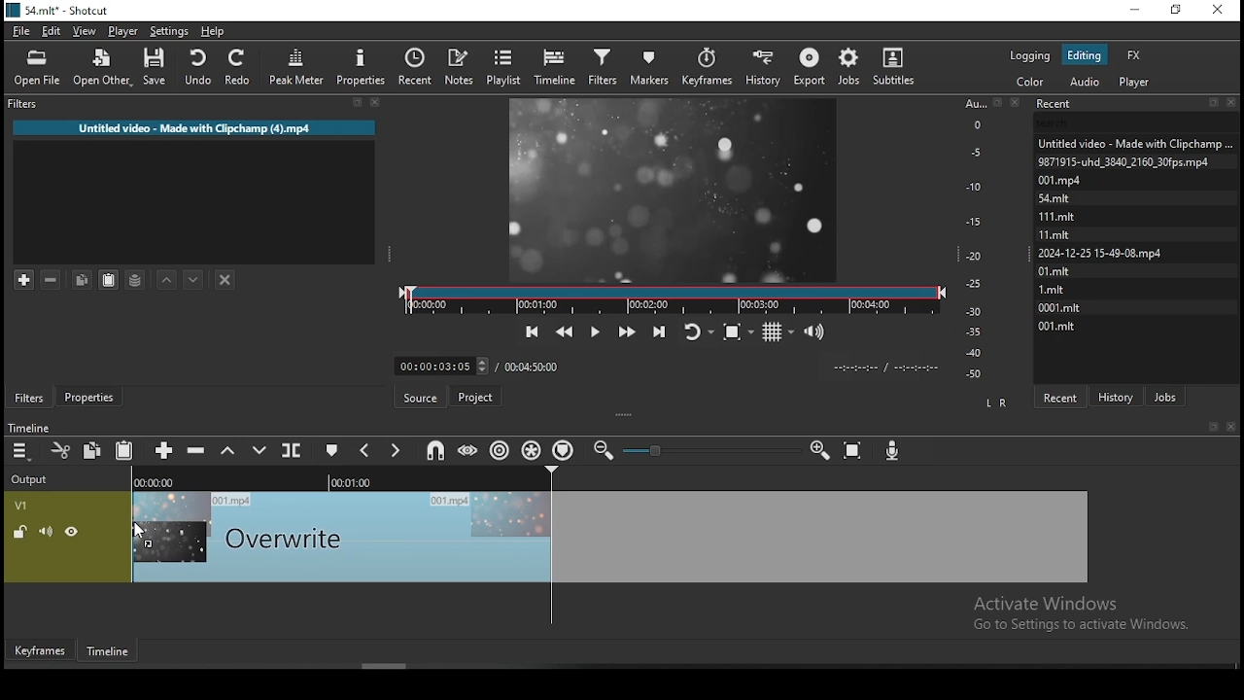 The width and height of the screenshot is (1244, 700). I want to click on Filter, so click(192, 103).